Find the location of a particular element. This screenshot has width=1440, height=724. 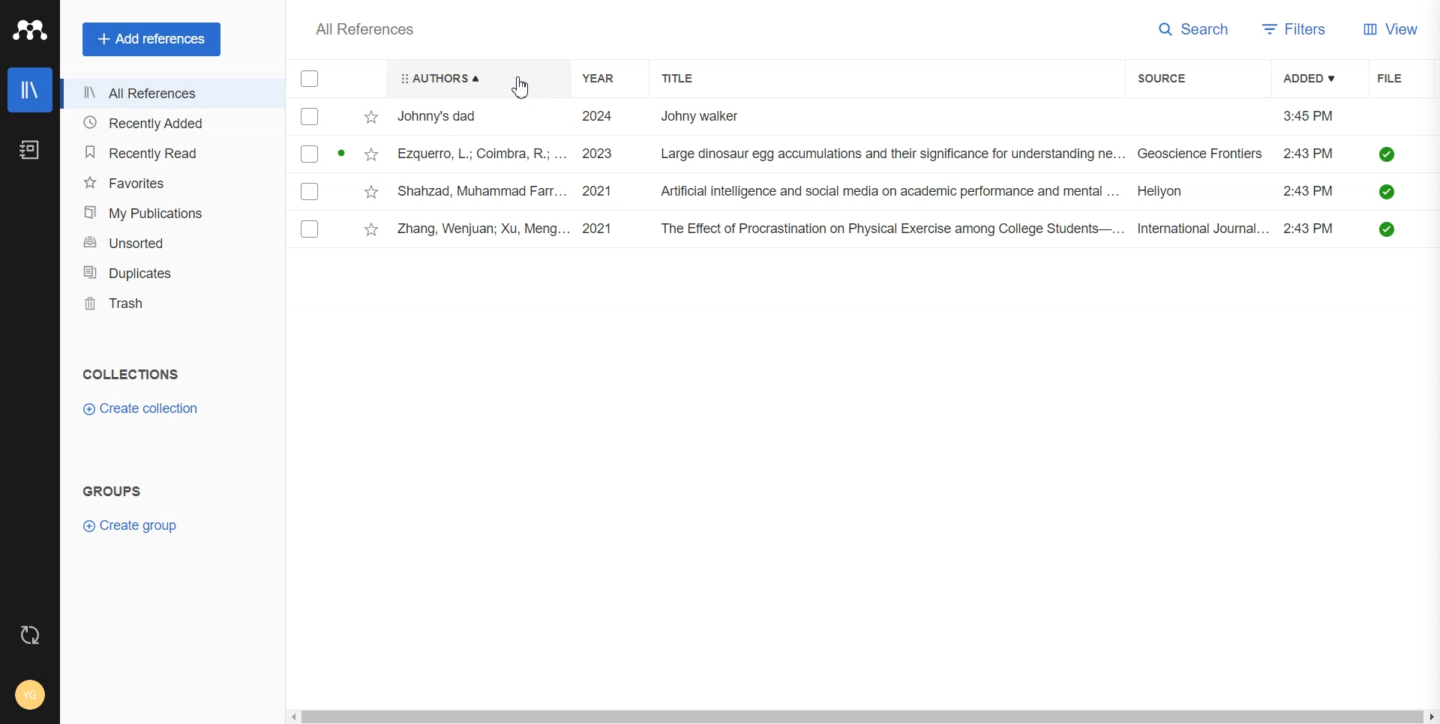

Unsorted is located at coordinates (166, 242).